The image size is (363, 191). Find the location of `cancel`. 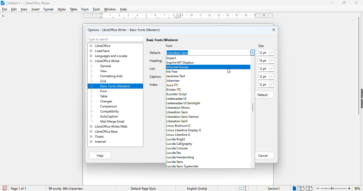

cancel is located at coordinates (264, 155).